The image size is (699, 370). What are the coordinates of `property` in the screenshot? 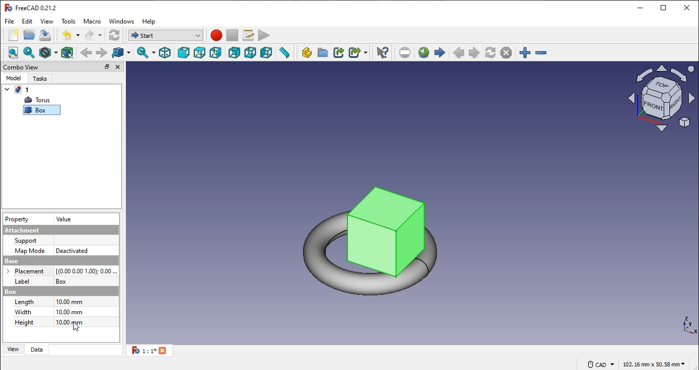 It's located at (17, 220).